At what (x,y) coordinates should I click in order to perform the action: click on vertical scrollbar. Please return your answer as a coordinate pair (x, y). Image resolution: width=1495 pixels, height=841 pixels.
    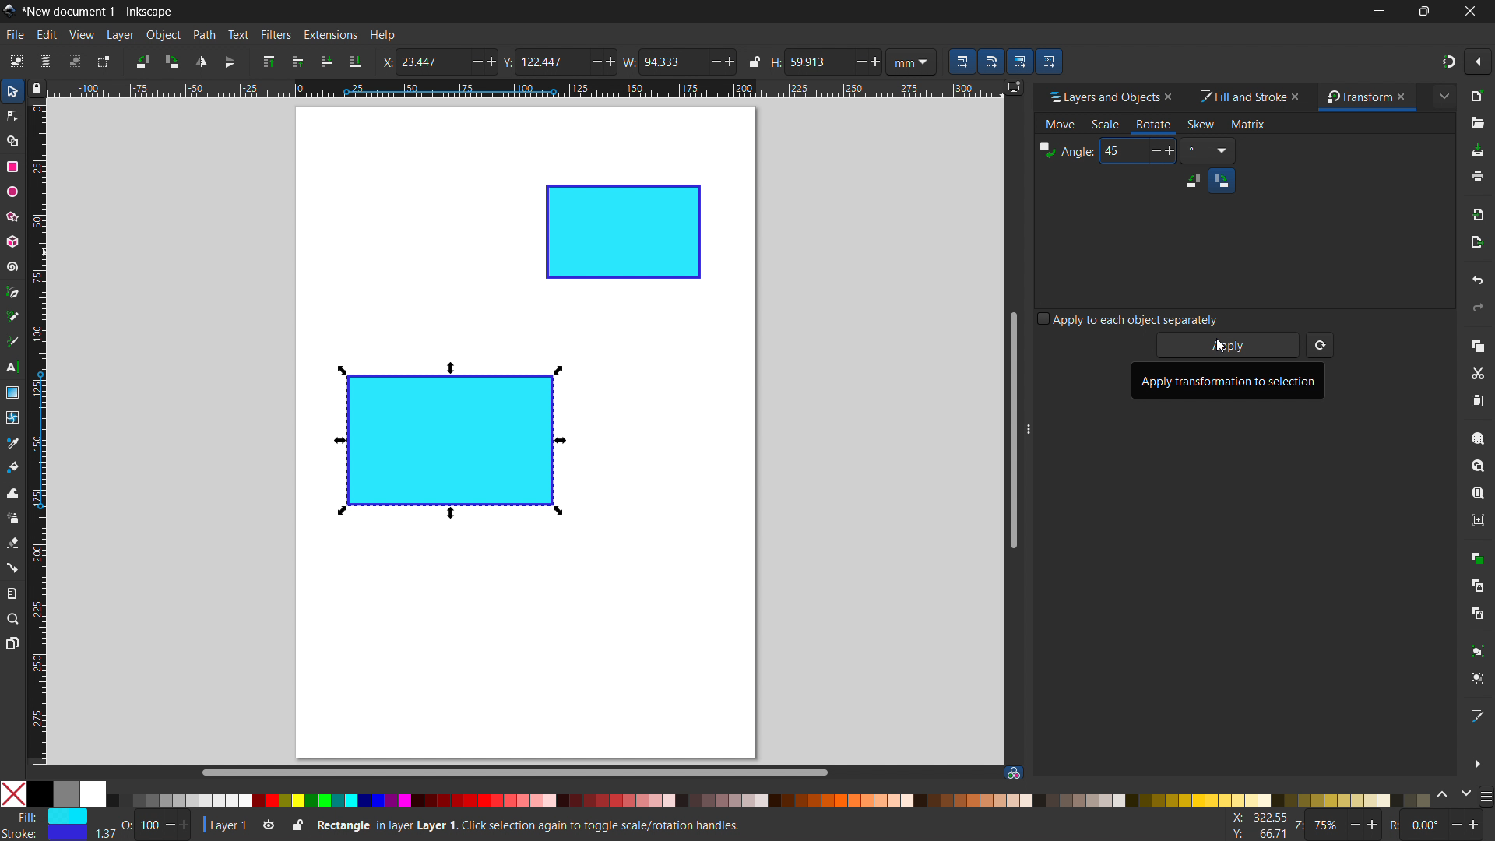
    Looking at the image, I should click on (1011, 428).